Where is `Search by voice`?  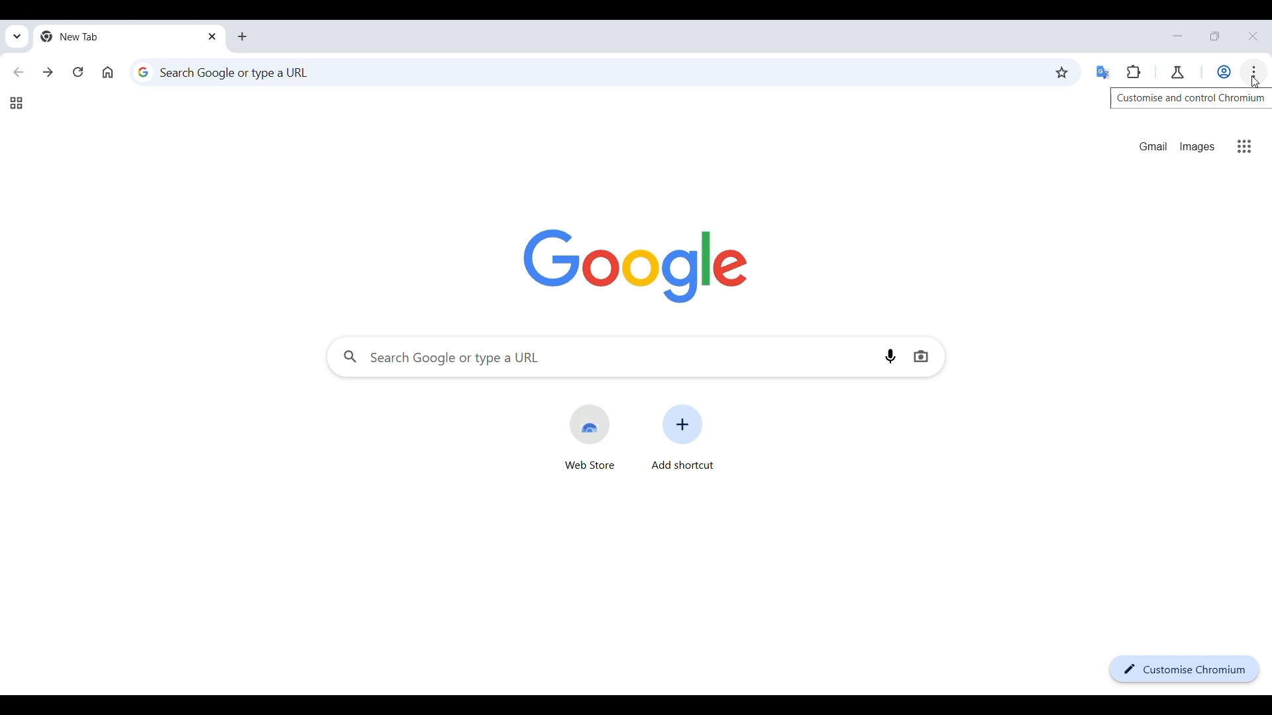 Search by voice is located at coordinates (890, 356).